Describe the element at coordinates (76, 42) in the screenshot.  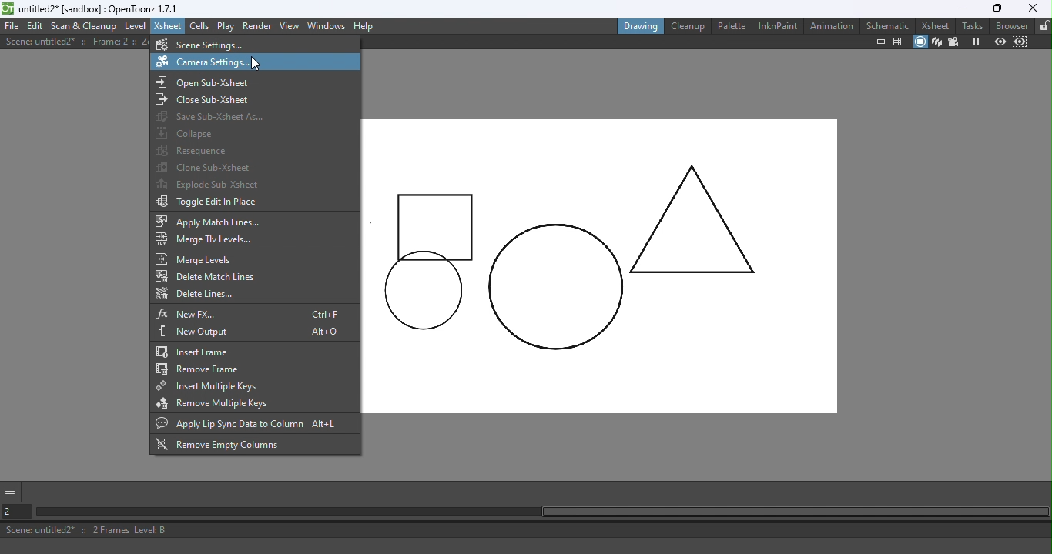
I see `Scene: untitled2* : Frame: 2 i: Z` at that location.